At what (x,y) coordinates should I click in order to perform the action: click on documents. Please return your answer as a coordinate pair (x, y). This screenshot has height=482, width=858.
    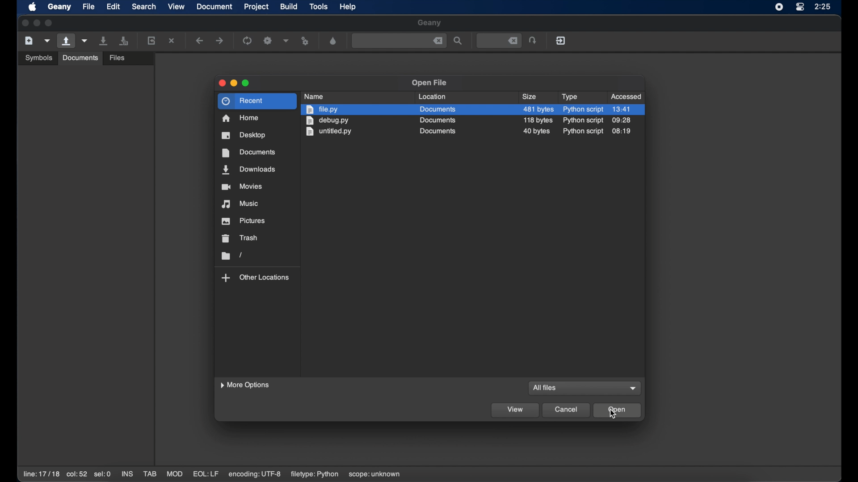
    Looking at the image, I should click on (249, 153).